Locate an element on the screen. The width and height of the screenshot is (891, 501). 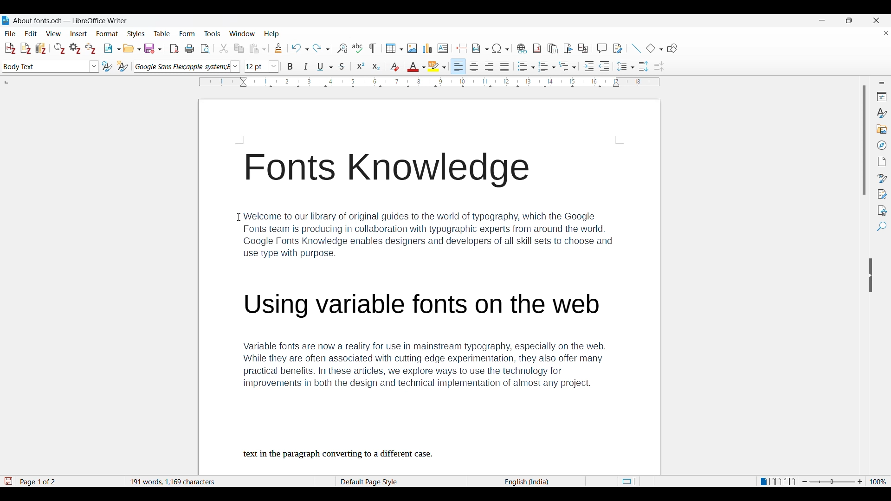
Page is located at coordinates (882, 161).